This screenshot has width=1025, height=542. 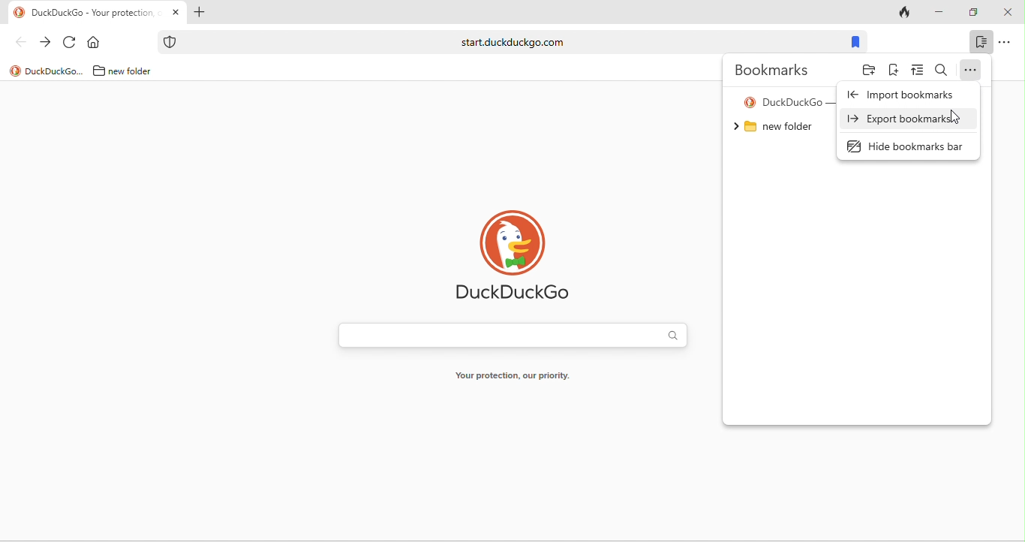 I want to click on new folder, so click(x=773, y=127).